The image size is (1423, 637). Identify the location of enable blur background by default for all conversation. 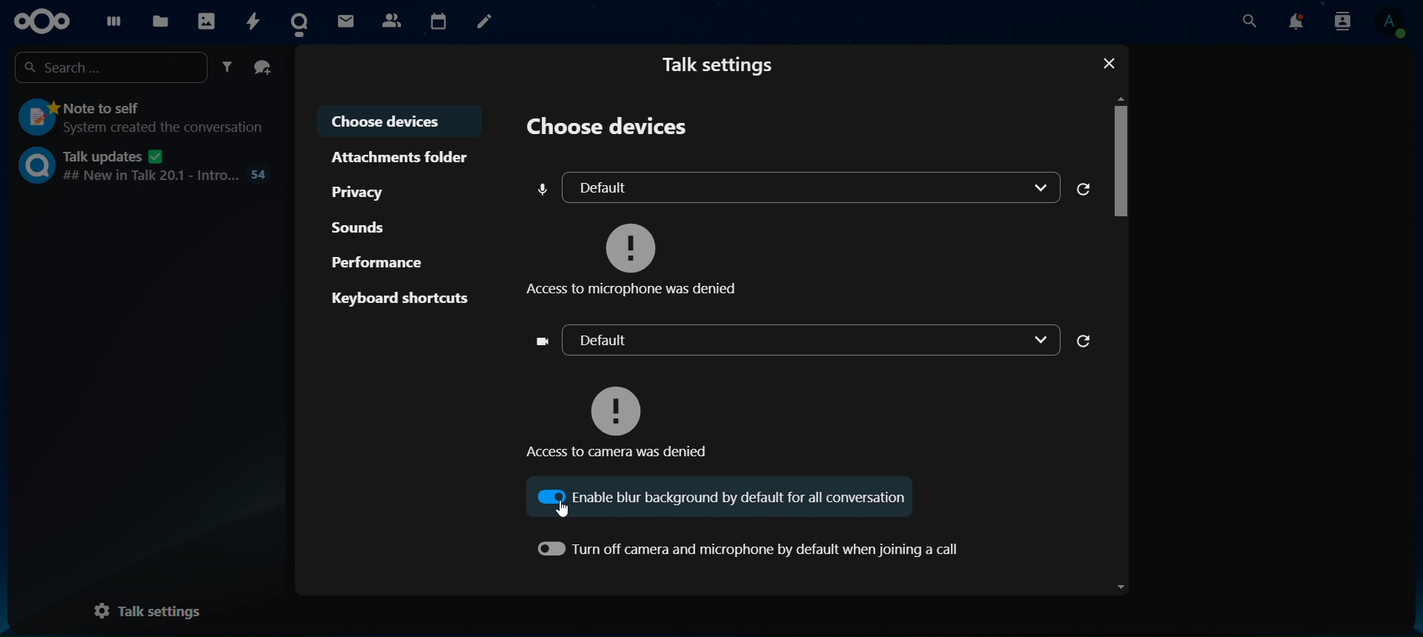
(729, 497).